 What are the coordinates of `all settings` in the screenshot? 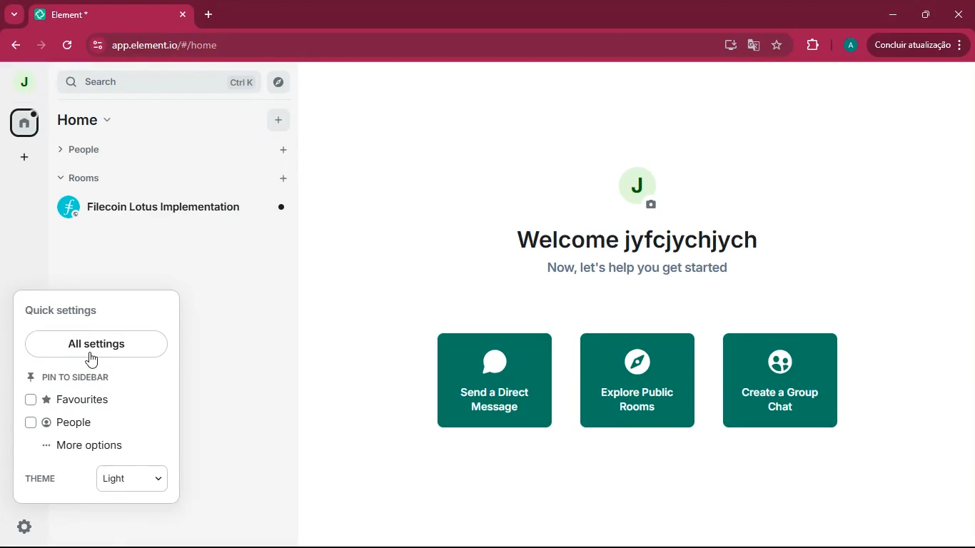 It's located at (99, 346).